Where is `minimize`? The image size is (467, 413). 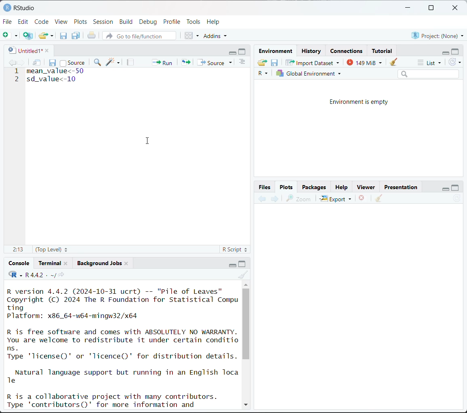 minimize is located at coordinates (444, 52).